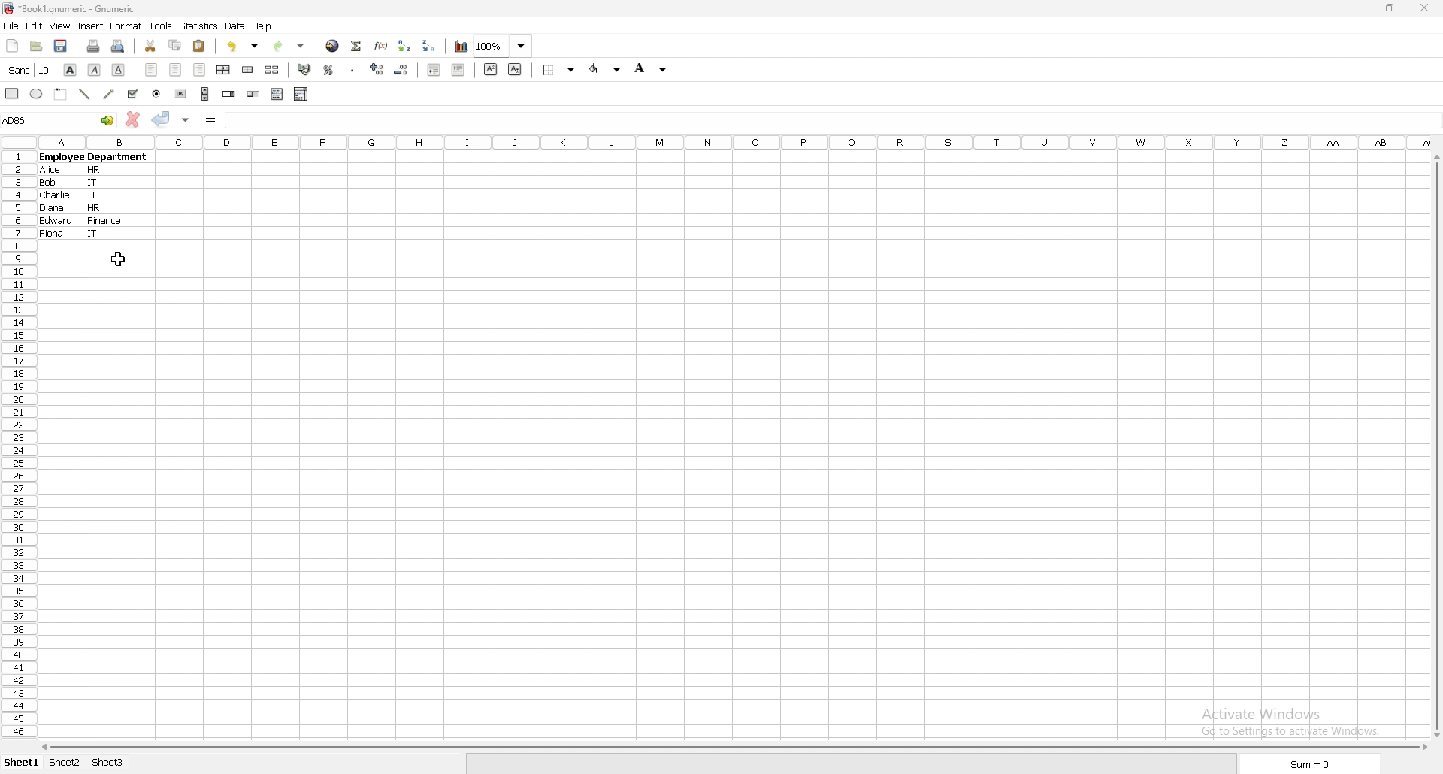 The width and height of the screenshot is (1443, 774). Describe the element at coordinates (504, 47) in the screenshot. I see `zoom` at that location.